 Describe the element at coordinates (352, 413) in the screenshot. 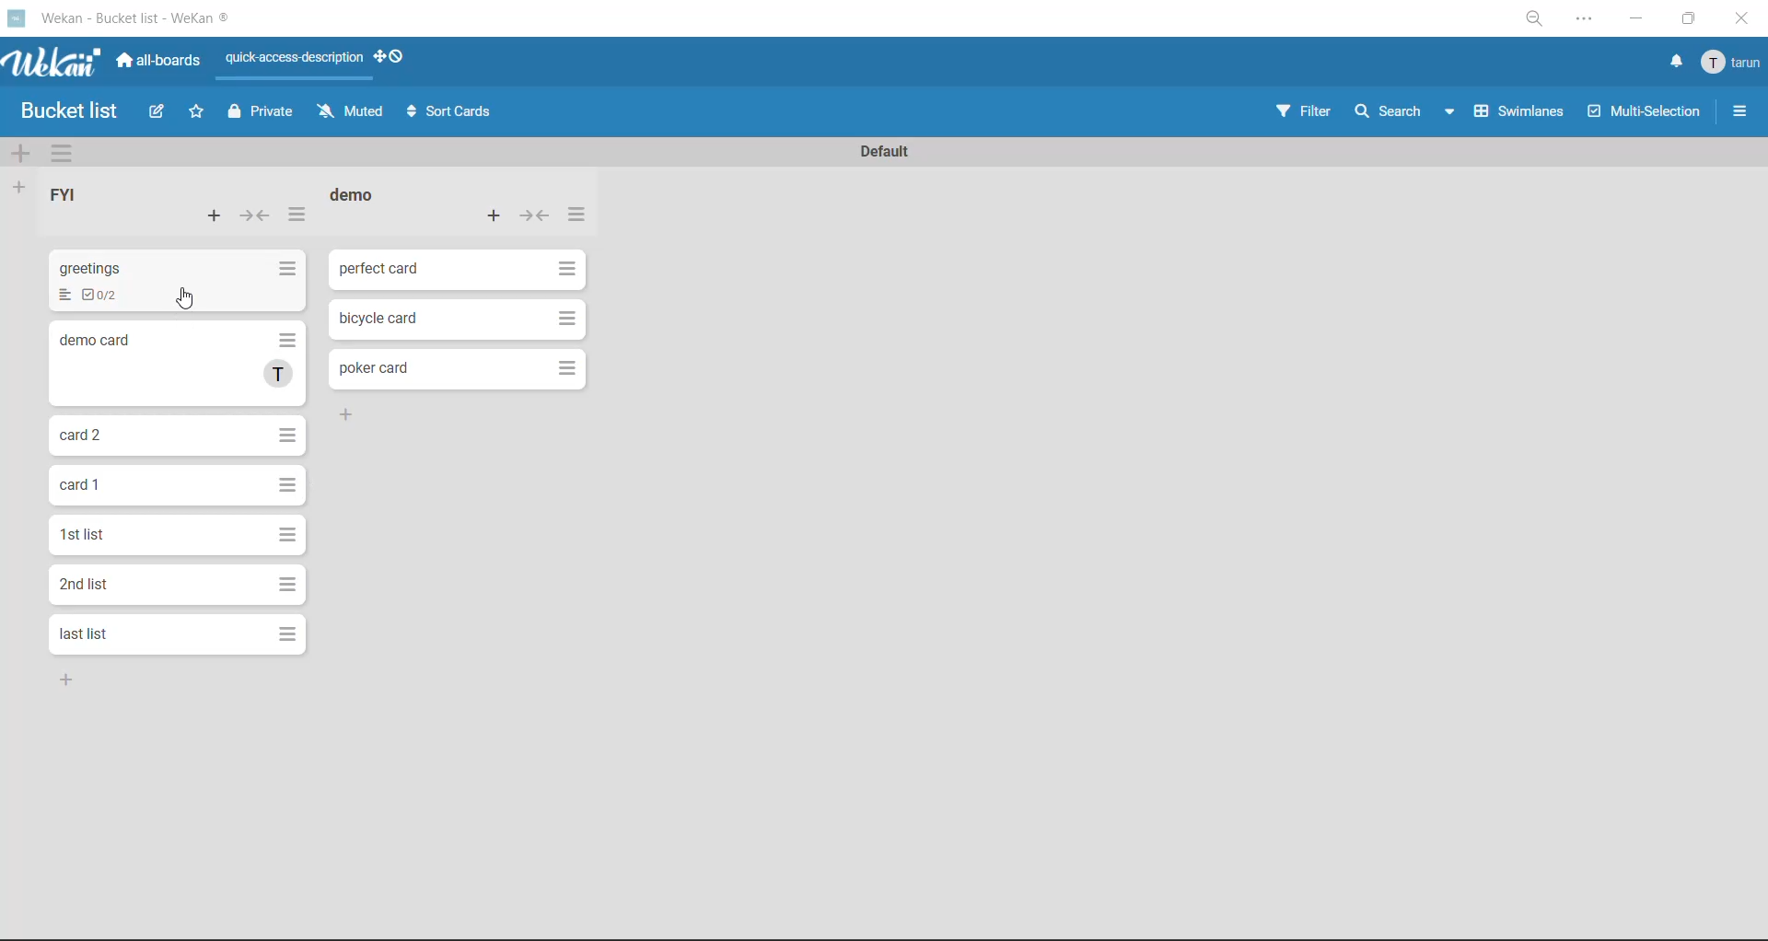

I see `add` at that location.